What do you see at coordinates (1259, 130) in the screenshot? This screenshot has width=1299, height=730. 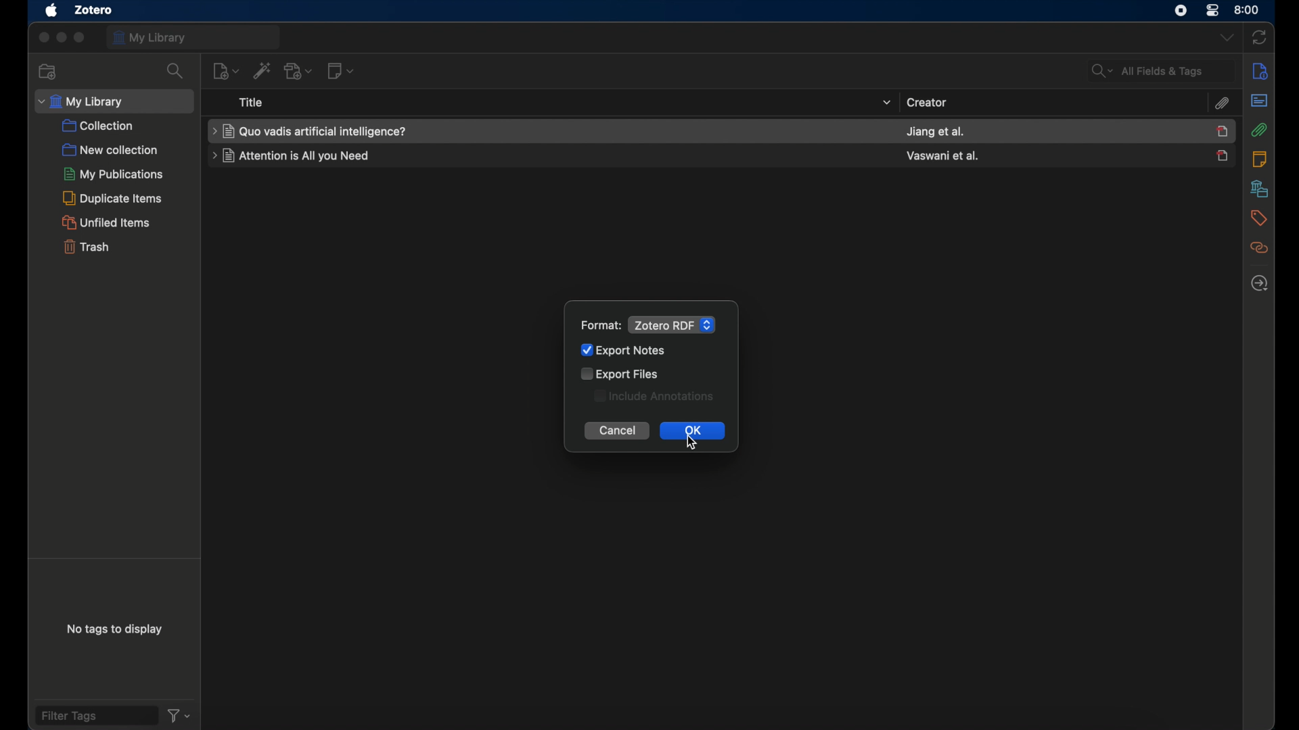 I see `attachments` at bounding box center [1259, 130].